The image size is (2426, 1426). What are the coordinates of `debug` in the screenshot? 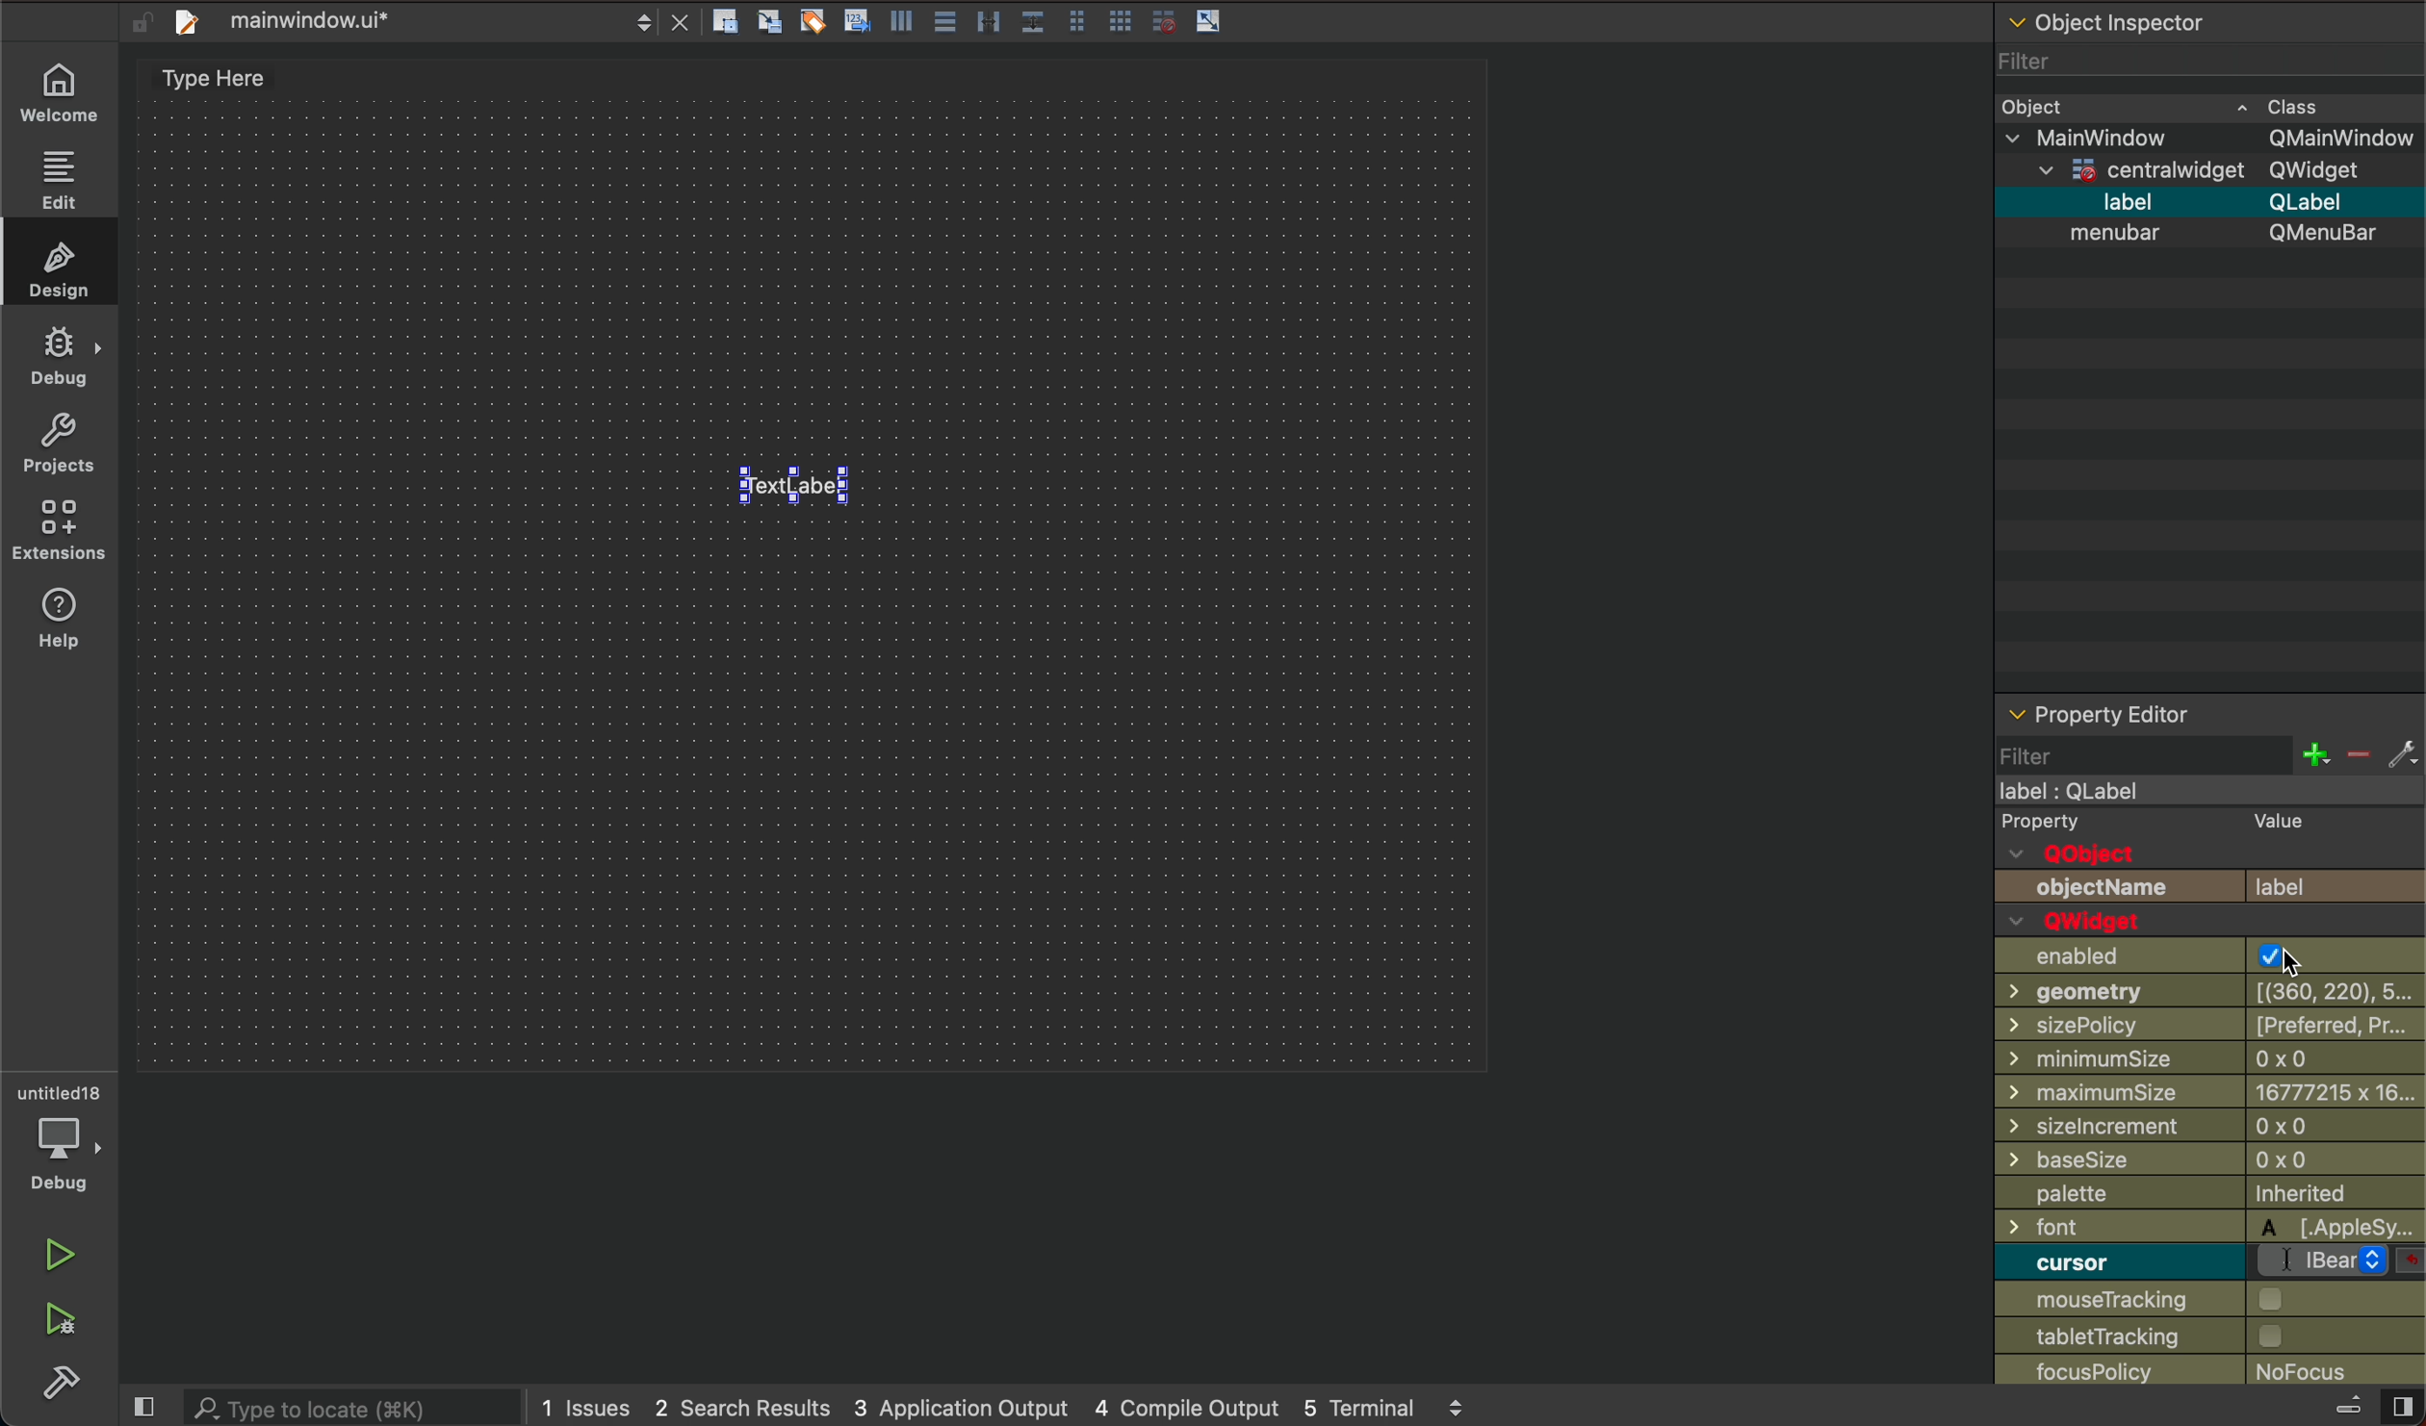 It's located at (63, 365).